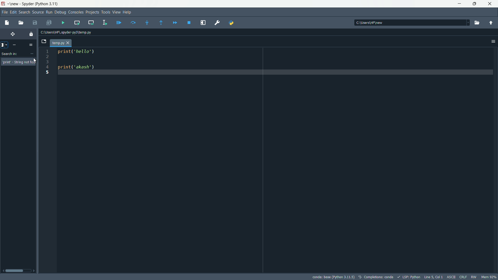 The width and height of the screenshot is (498, 280). What do you see at coordinates (4, 4) in the screenshot?
I see `app icon` at bounding box center [4, 4].